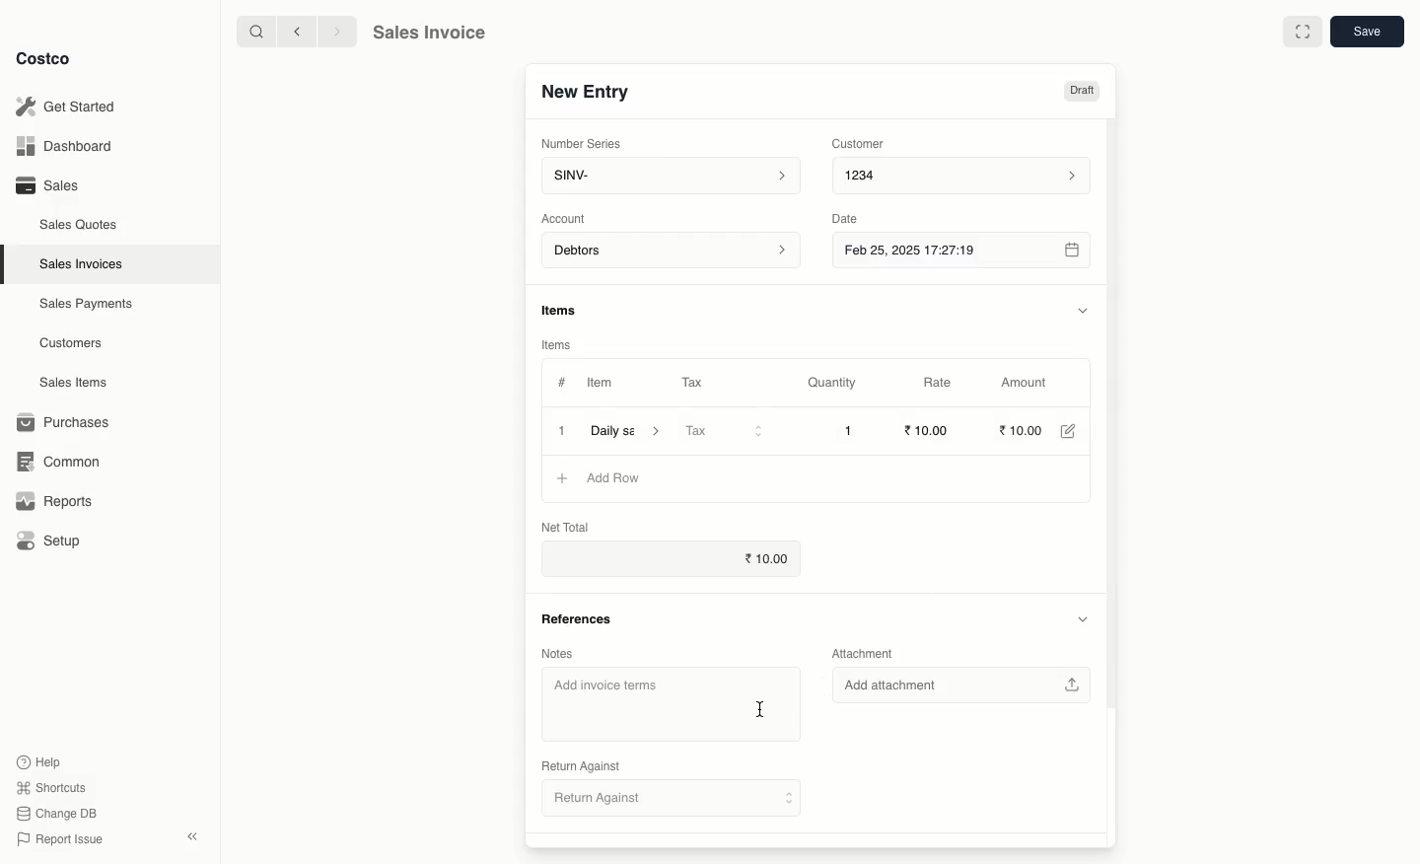 The width and height of the screenshot is (1420, 864). Describe the element at coordinates (1055, 91) in the screenshot. I see `Unpaid 10.00` at that location.